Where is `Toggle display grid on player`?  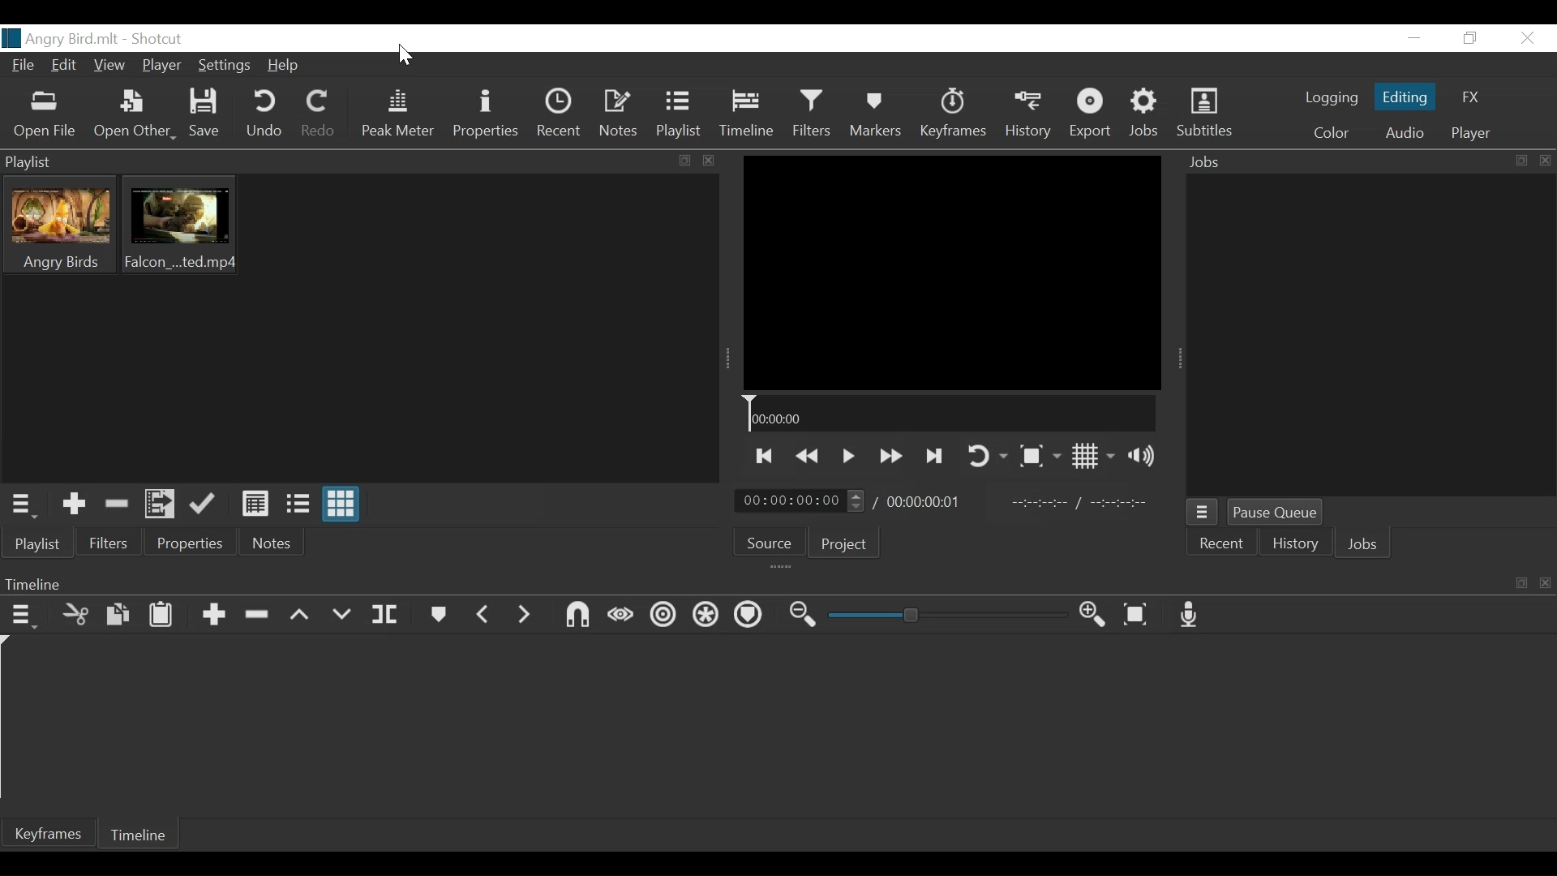 Toggle display grid on player is located at coordinates (1094, 456).